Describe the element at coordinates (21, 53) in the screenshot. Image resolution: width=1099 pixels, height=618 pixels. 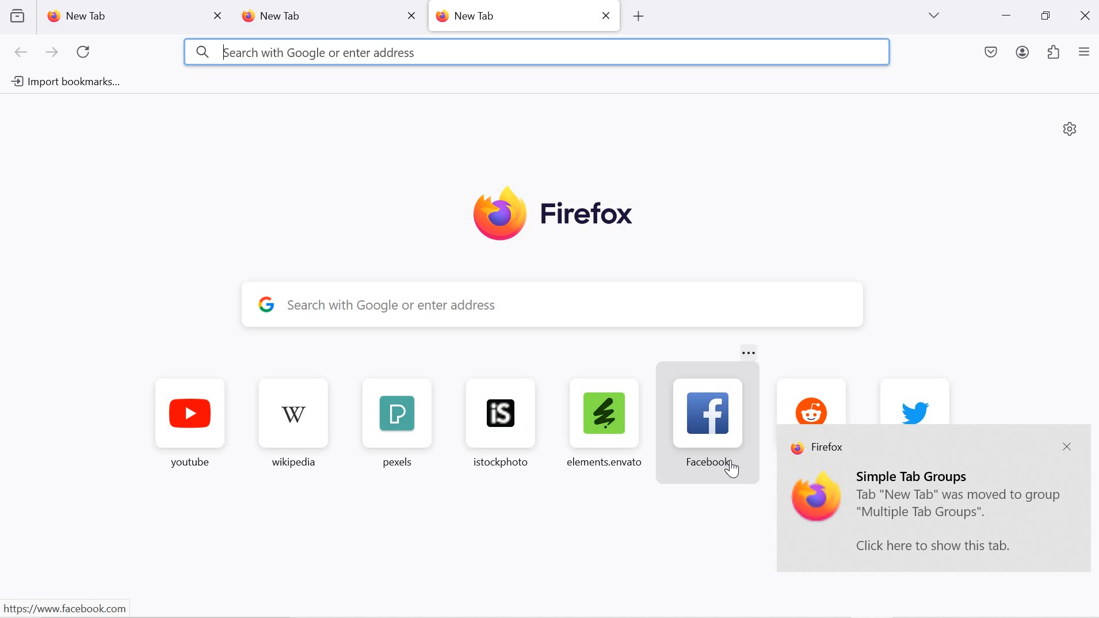
I see `go back` at that location.